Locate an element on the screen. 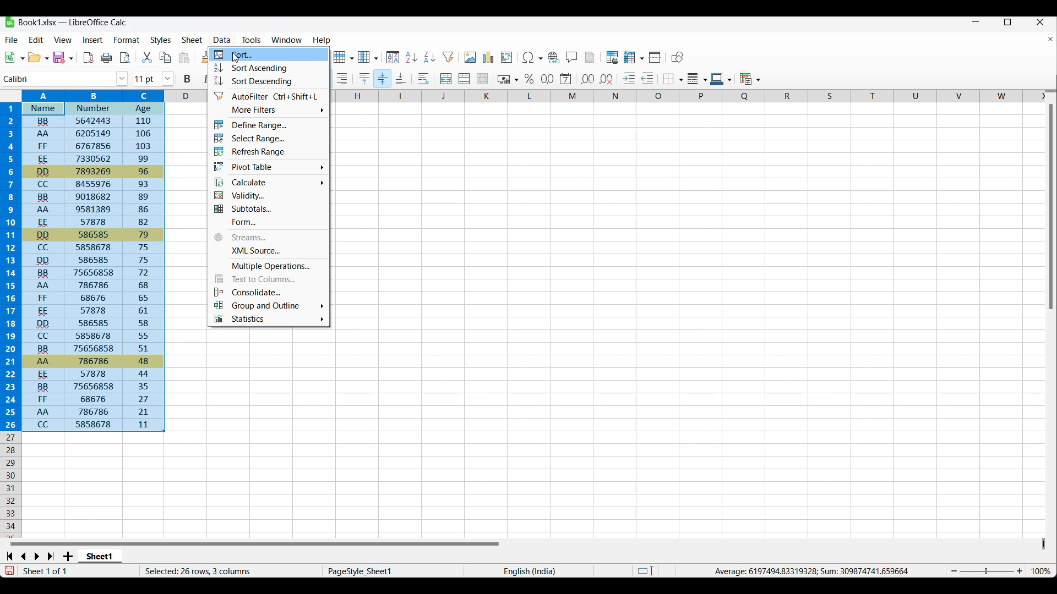 This screenshot has height=594, width=1057. Form is located at coordinates (269, 222).